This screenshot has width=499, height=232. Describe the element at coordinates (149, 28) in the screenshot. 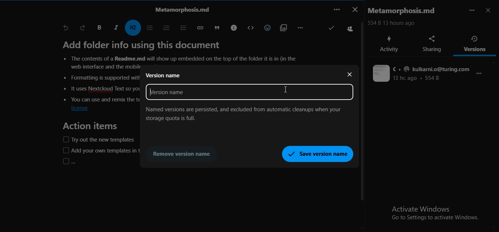

I see `unordered list` at that location.